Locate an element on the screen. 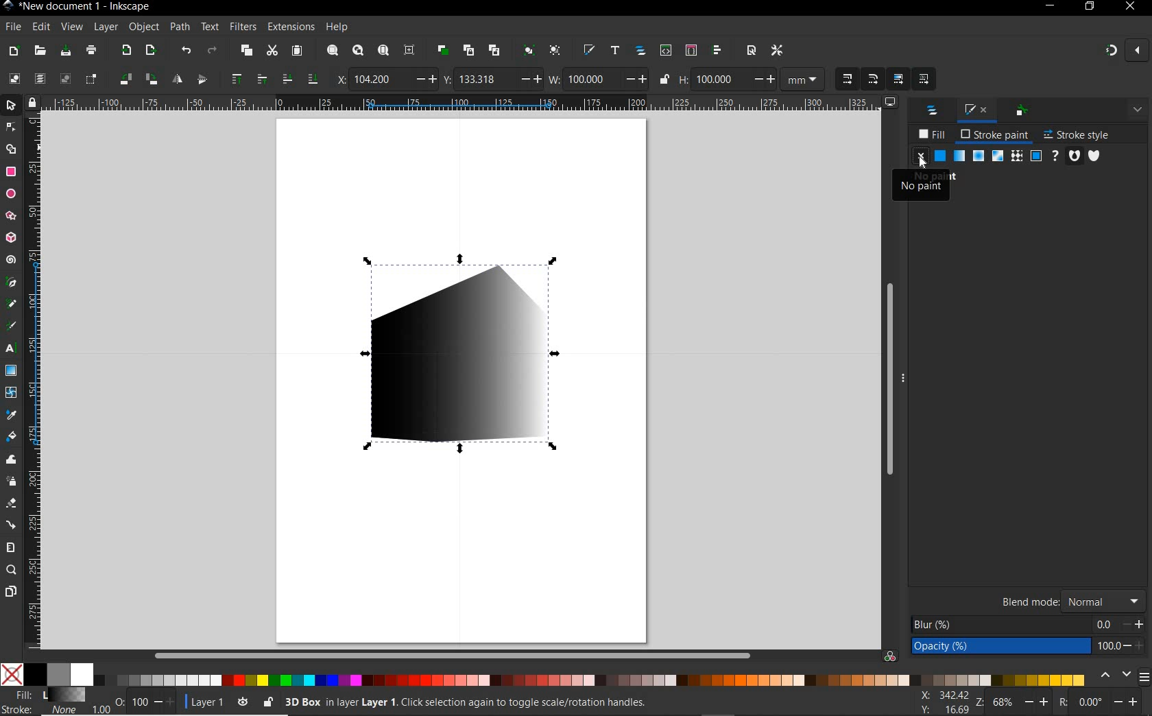 This screenshot has height=716, width=1152. computer icon is located at coordinates (891, 102).